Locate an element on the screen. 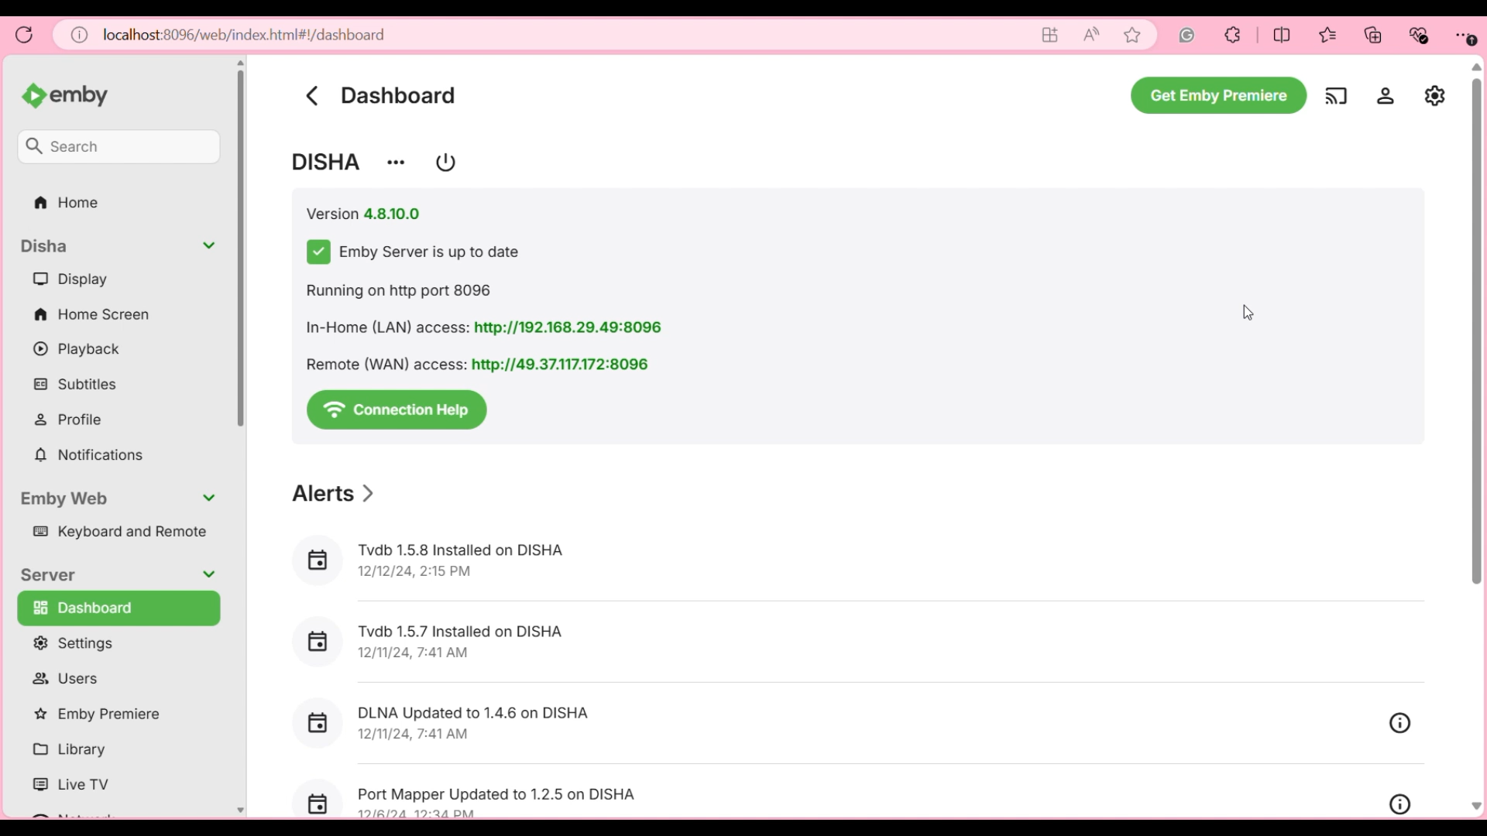 The width and height of the screenshot is (1487, 836). Running on http port 8096 is located at coordinates (406, 291).